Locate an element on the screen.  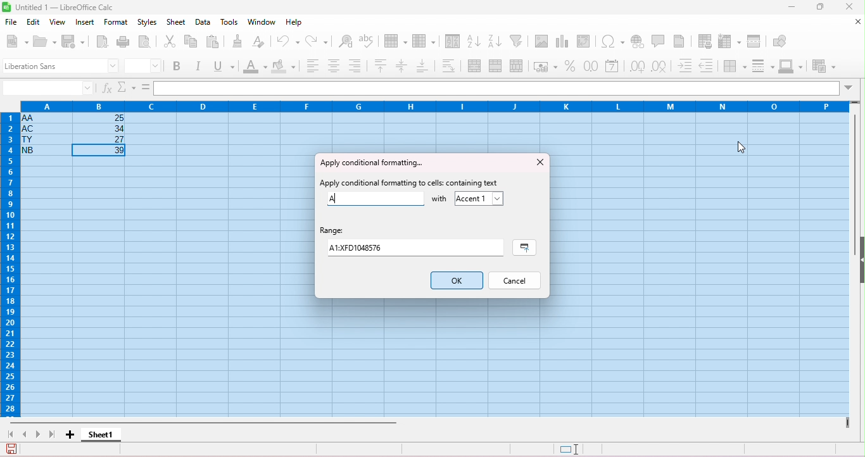
increase indent is located at coordinates (686, 65).